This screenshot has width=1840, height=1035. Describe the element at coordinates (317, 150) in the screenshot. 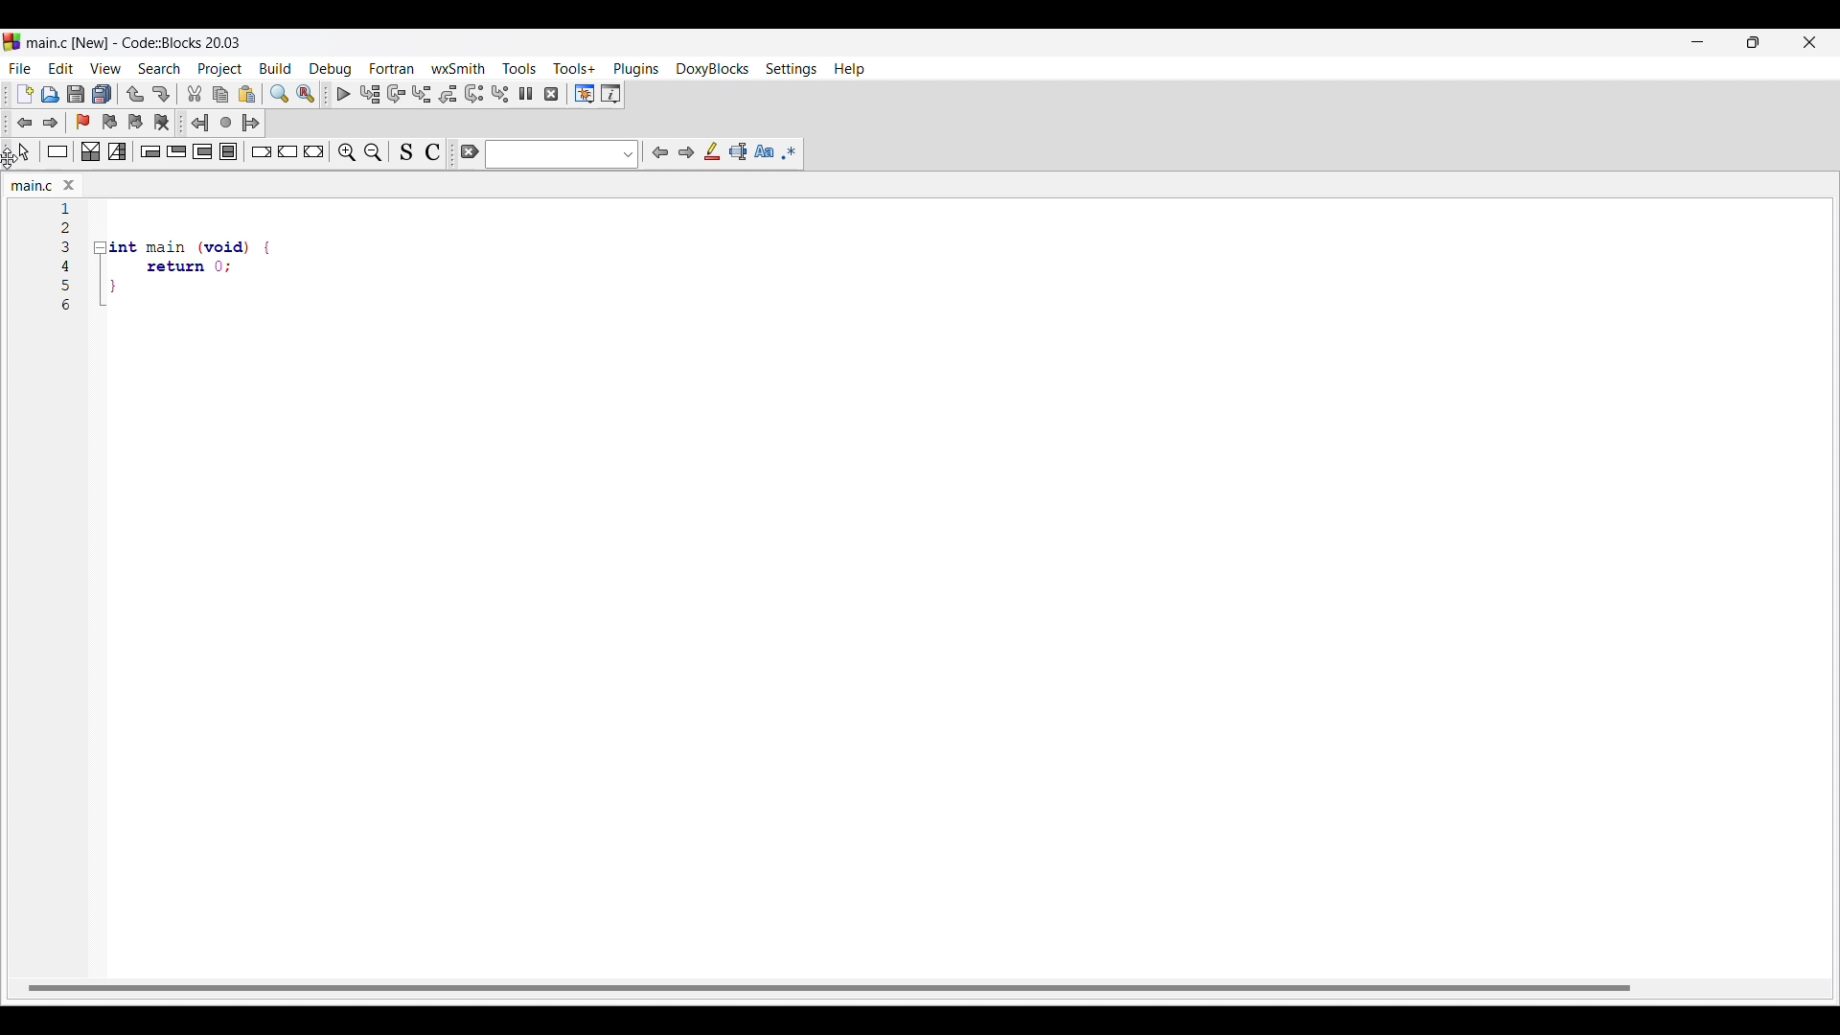

I see `Return instruction` at that location.